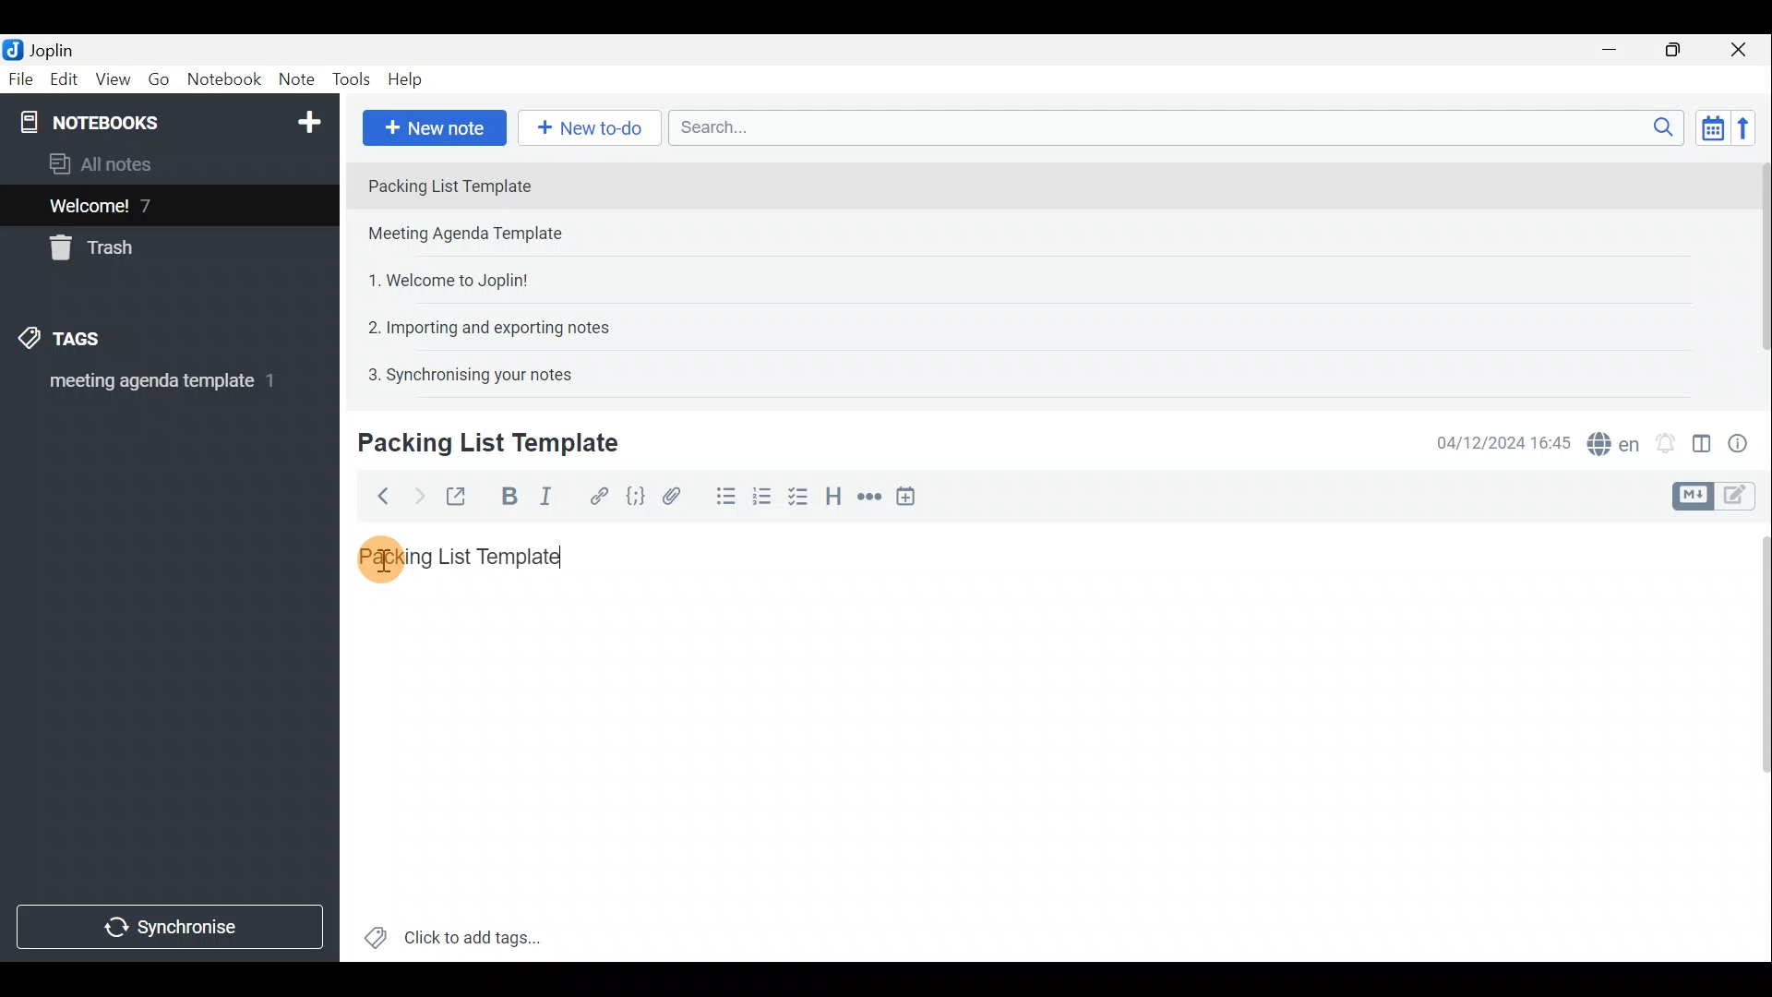 The height and width of the screenshot is (997, 1772). What do you see at coordinates (453, 932) in the screenshot?
I see `Click to add tags` at bounding box center [453, 932].